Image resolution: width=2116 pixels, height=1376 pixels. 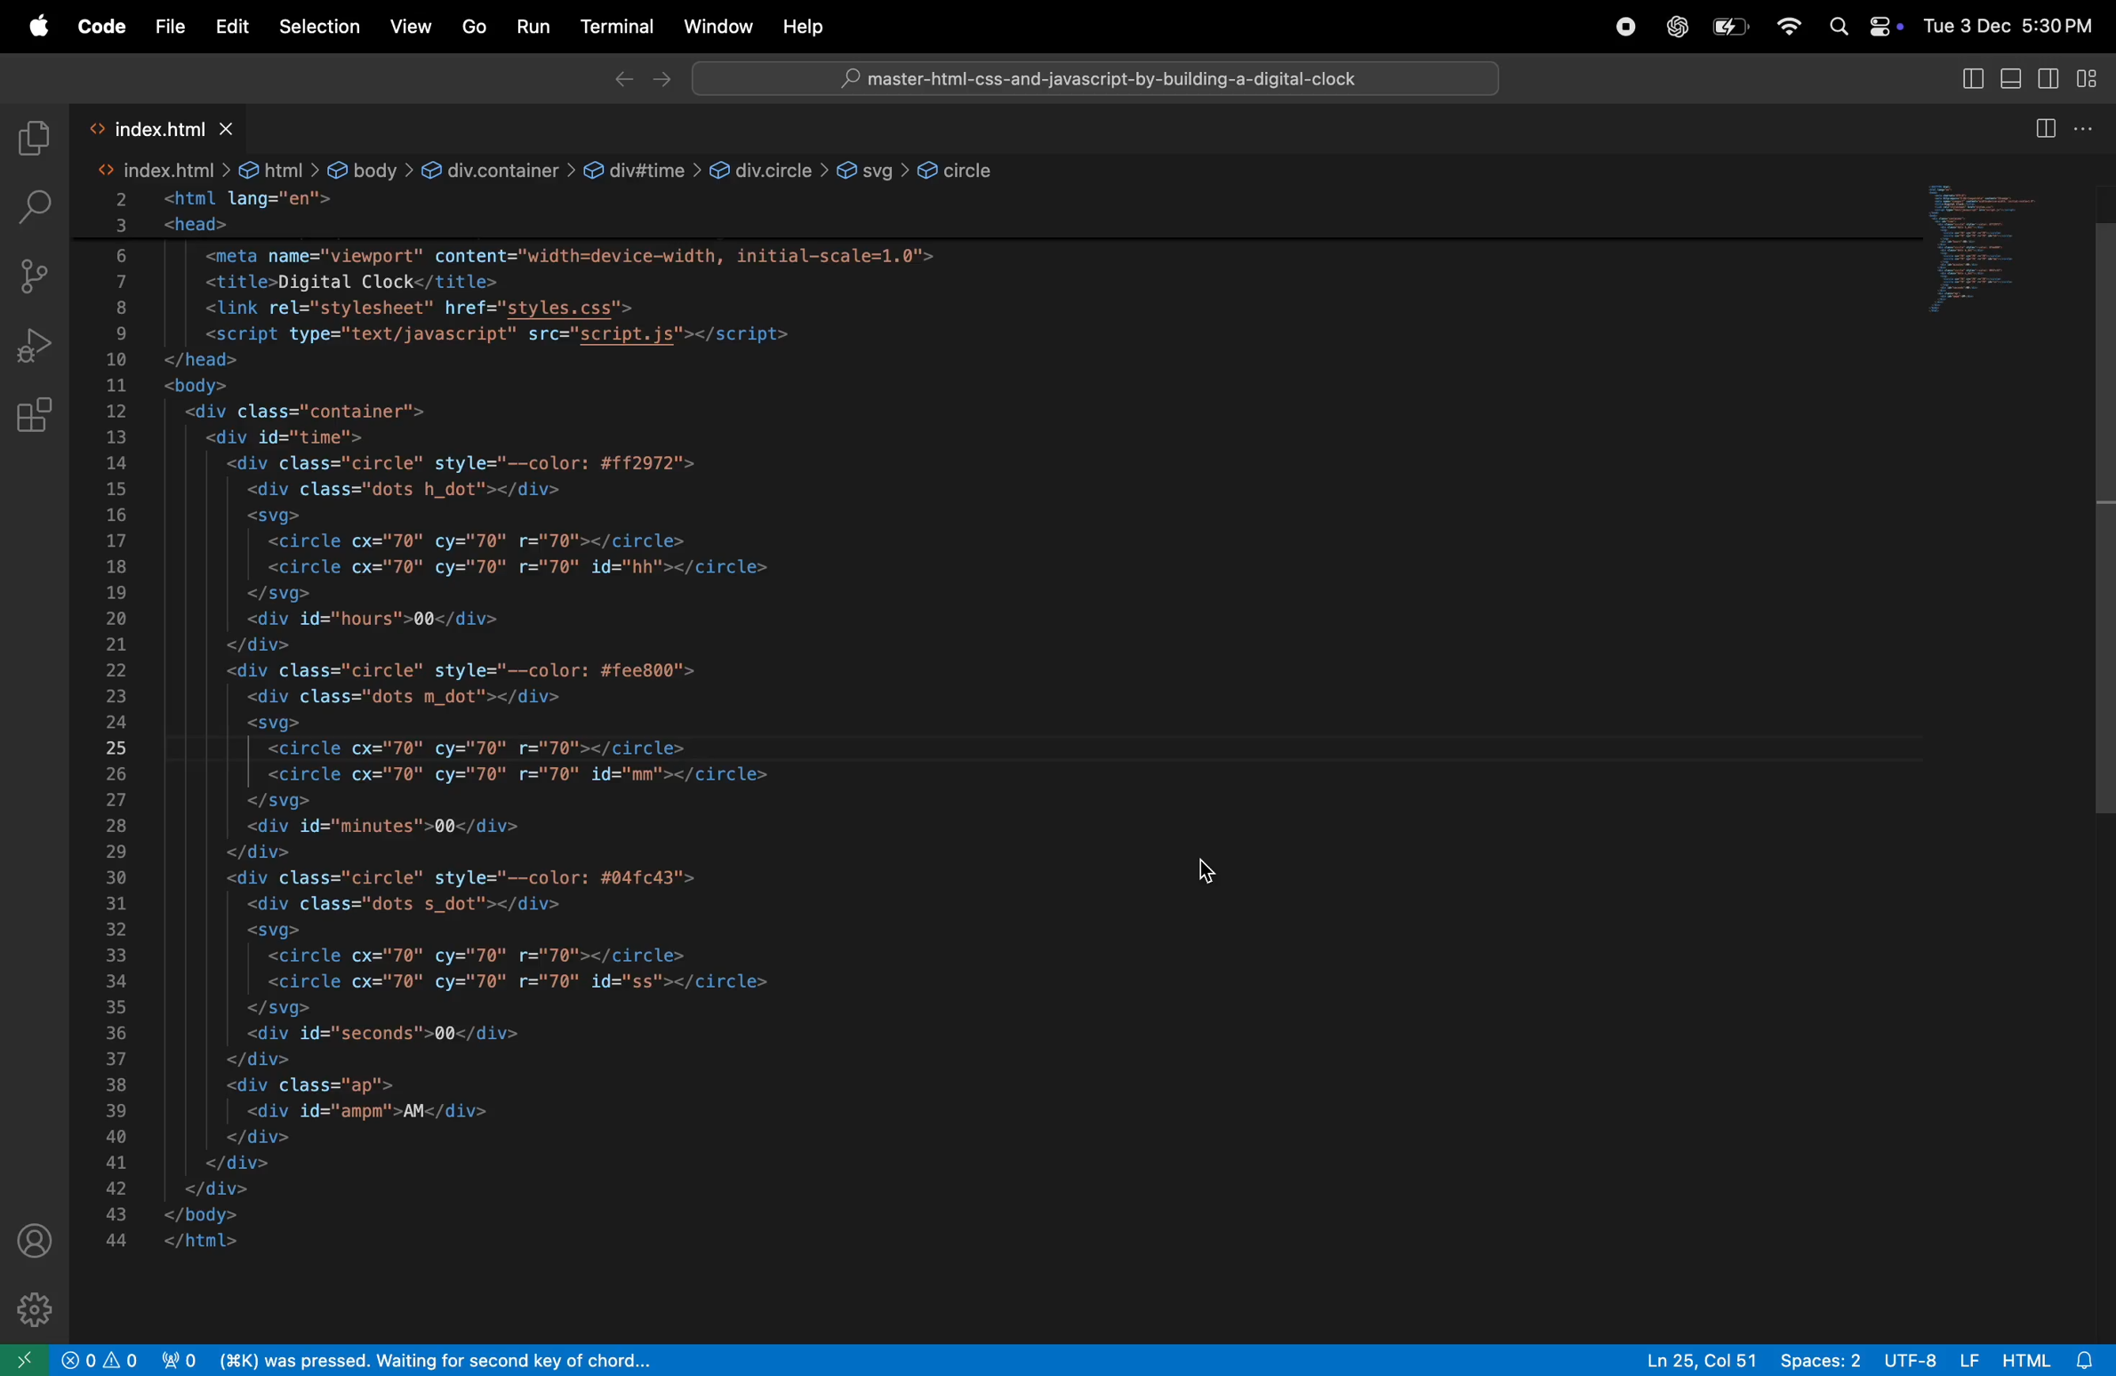 I want to click on extenstions, so click(x=34, y=424).